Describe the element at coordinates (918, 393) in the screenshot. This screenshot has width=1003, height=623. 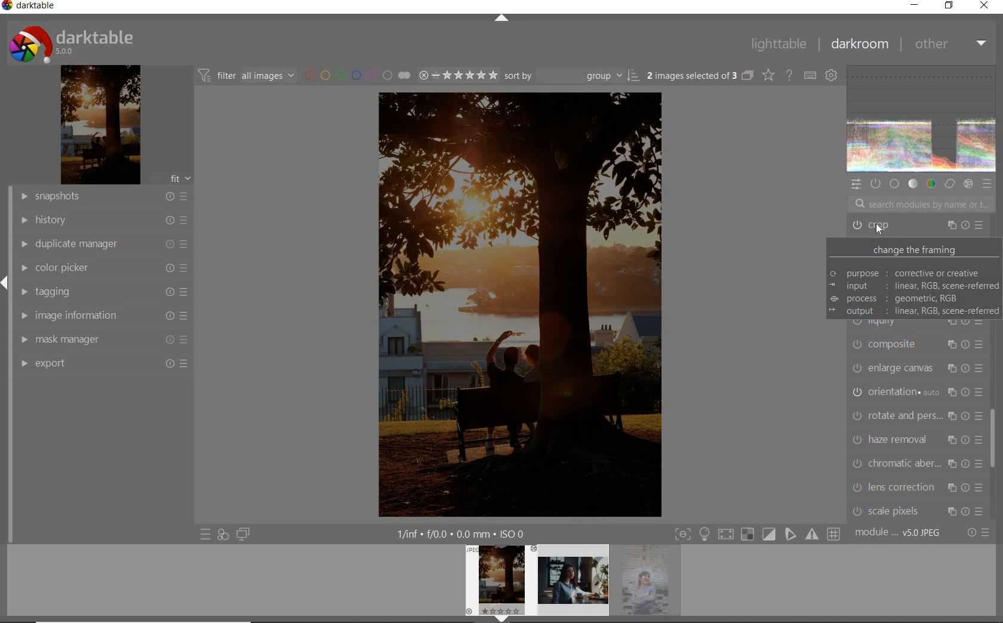
I see `orientation` at that location.